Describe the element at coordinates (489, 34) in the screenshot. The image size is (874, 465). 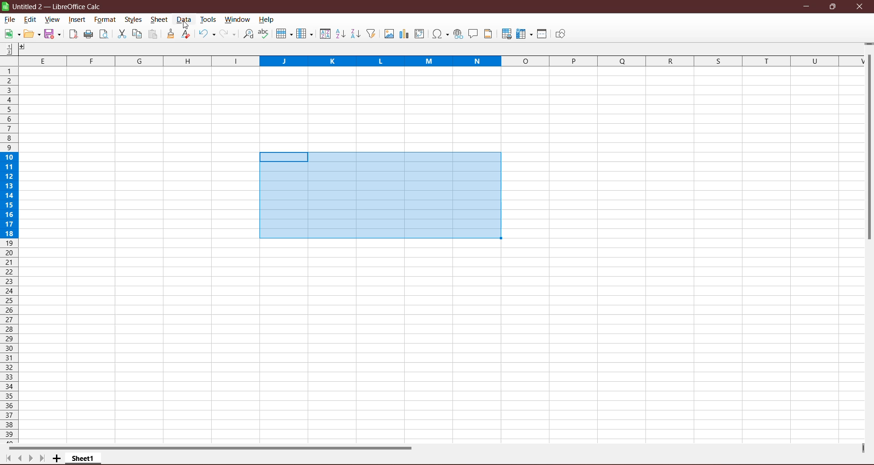
I see `Headers and Footers` at that location.